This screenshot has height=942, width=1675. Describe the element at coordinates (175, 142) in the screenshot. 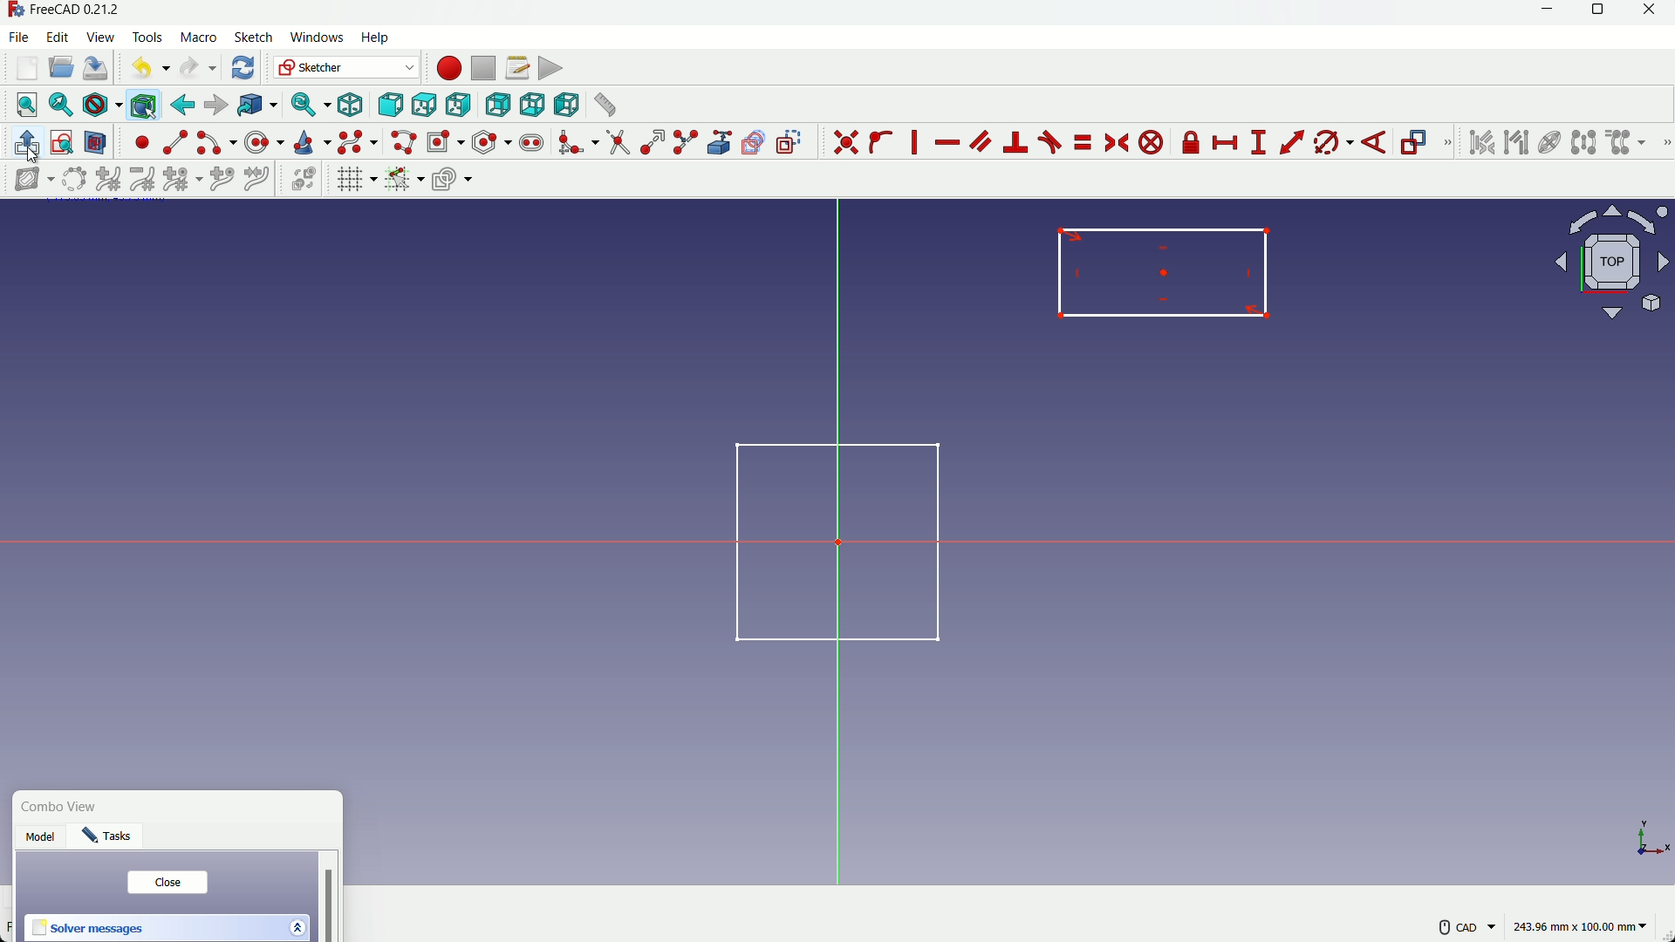

I see `create line` at that location.